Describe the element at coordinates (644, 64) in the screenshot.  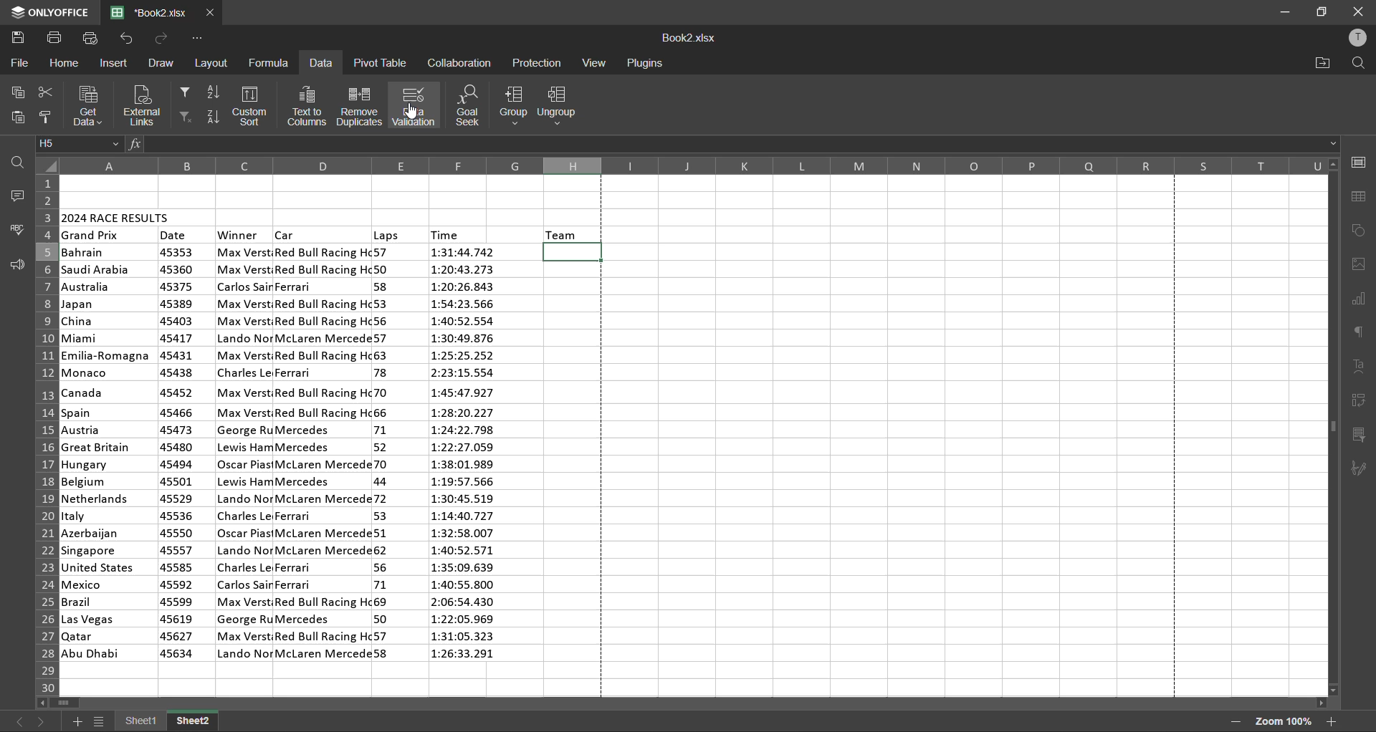
I see `plugins` at that location.